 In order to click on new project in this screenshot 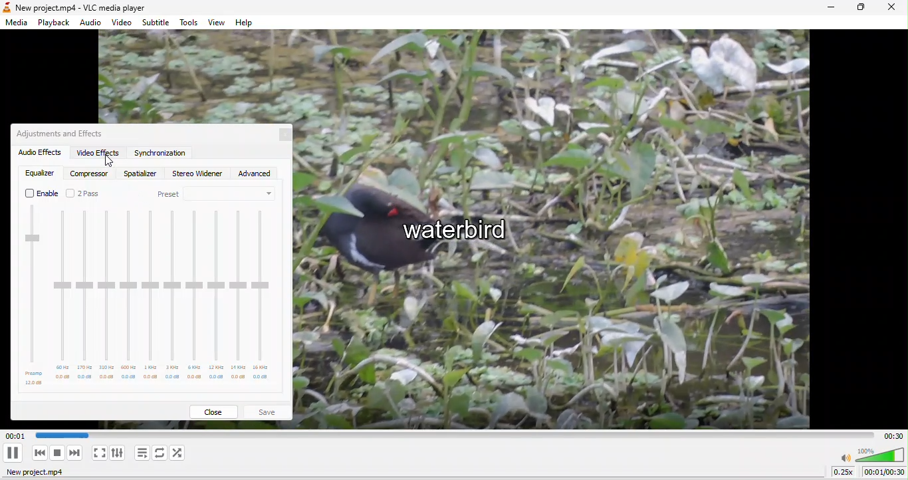, I will do `click(42, 473)`.